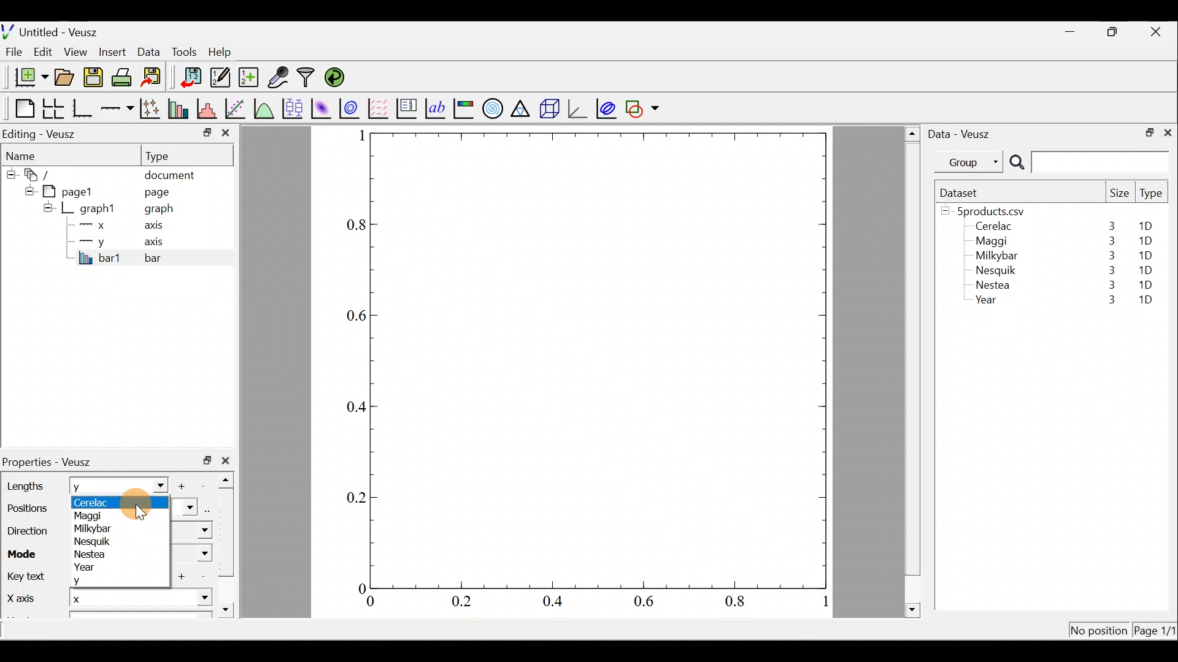 The image size is (1178, 662). Describe the element at coordinates (152, 109) in the screenshot. I see `Plot points with lines and error bars` at that location.